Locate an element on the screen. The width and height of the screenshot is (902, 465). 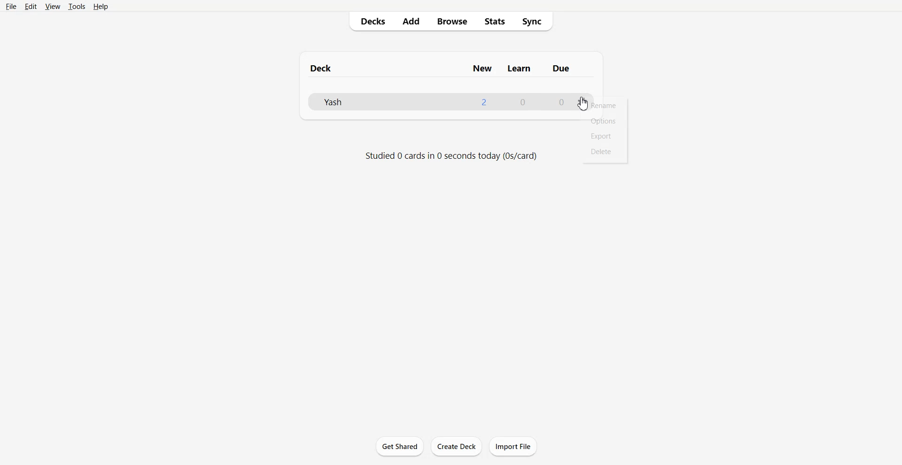
Decks is located at coordinates (371, 21).